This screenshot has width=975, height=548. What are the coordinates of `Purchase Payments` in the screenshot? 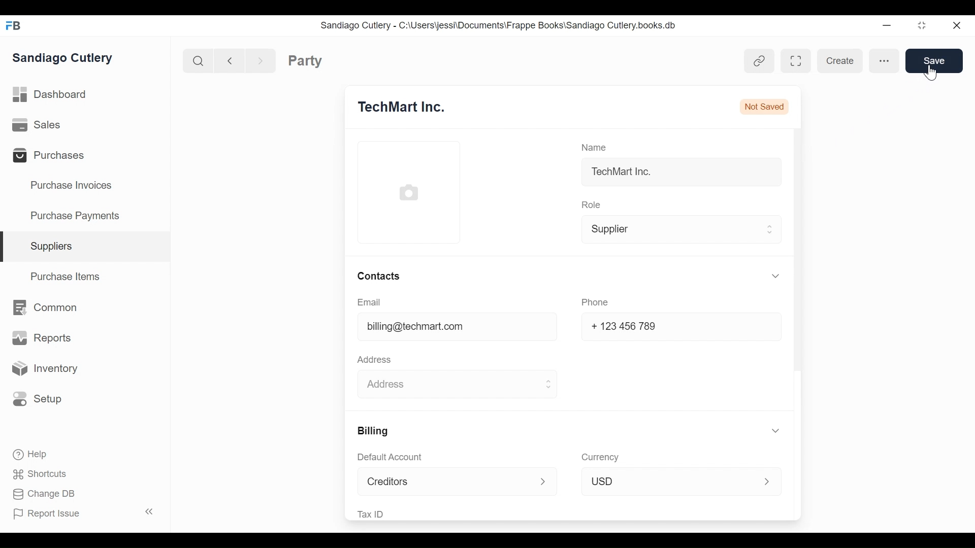 It's located at (77, 215).